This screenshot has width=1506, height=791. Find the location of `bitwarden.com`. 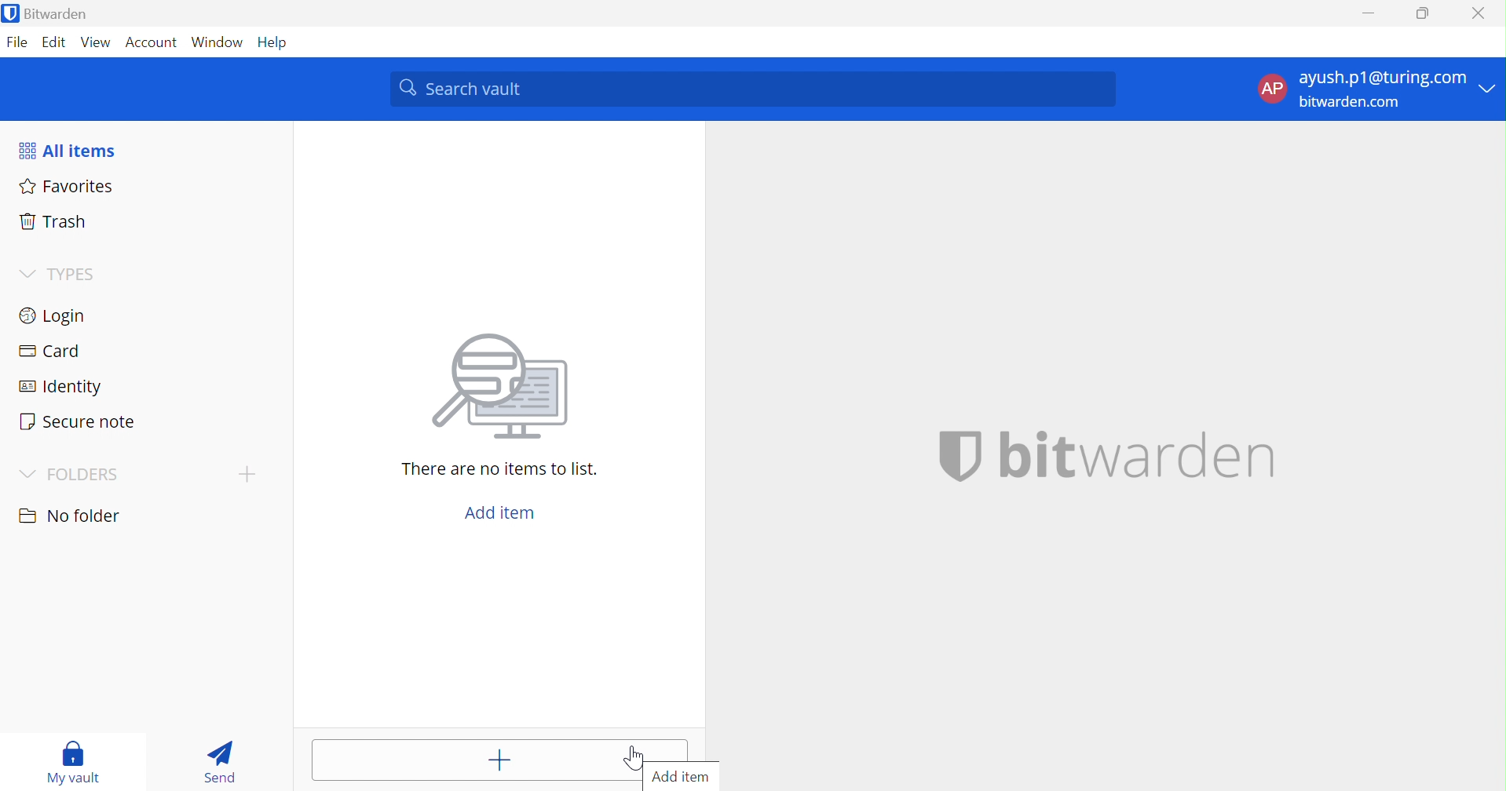

bitwarden.com is located at coordinates (1357, 104).